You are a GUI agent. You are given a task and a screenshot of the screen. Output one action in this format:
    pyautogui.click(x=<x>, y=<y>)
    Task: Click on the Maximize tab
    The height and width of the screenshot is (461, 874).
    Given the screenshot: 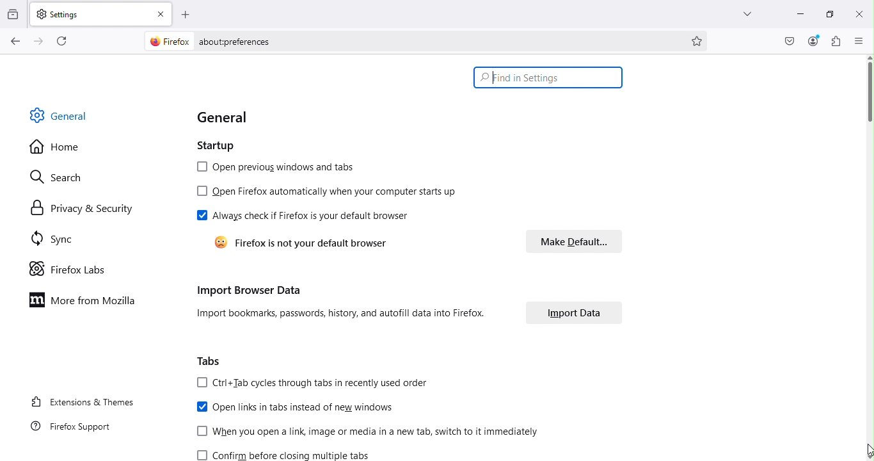 What is the action you would take?
    pyautogui.click(x=827, y=12)
    